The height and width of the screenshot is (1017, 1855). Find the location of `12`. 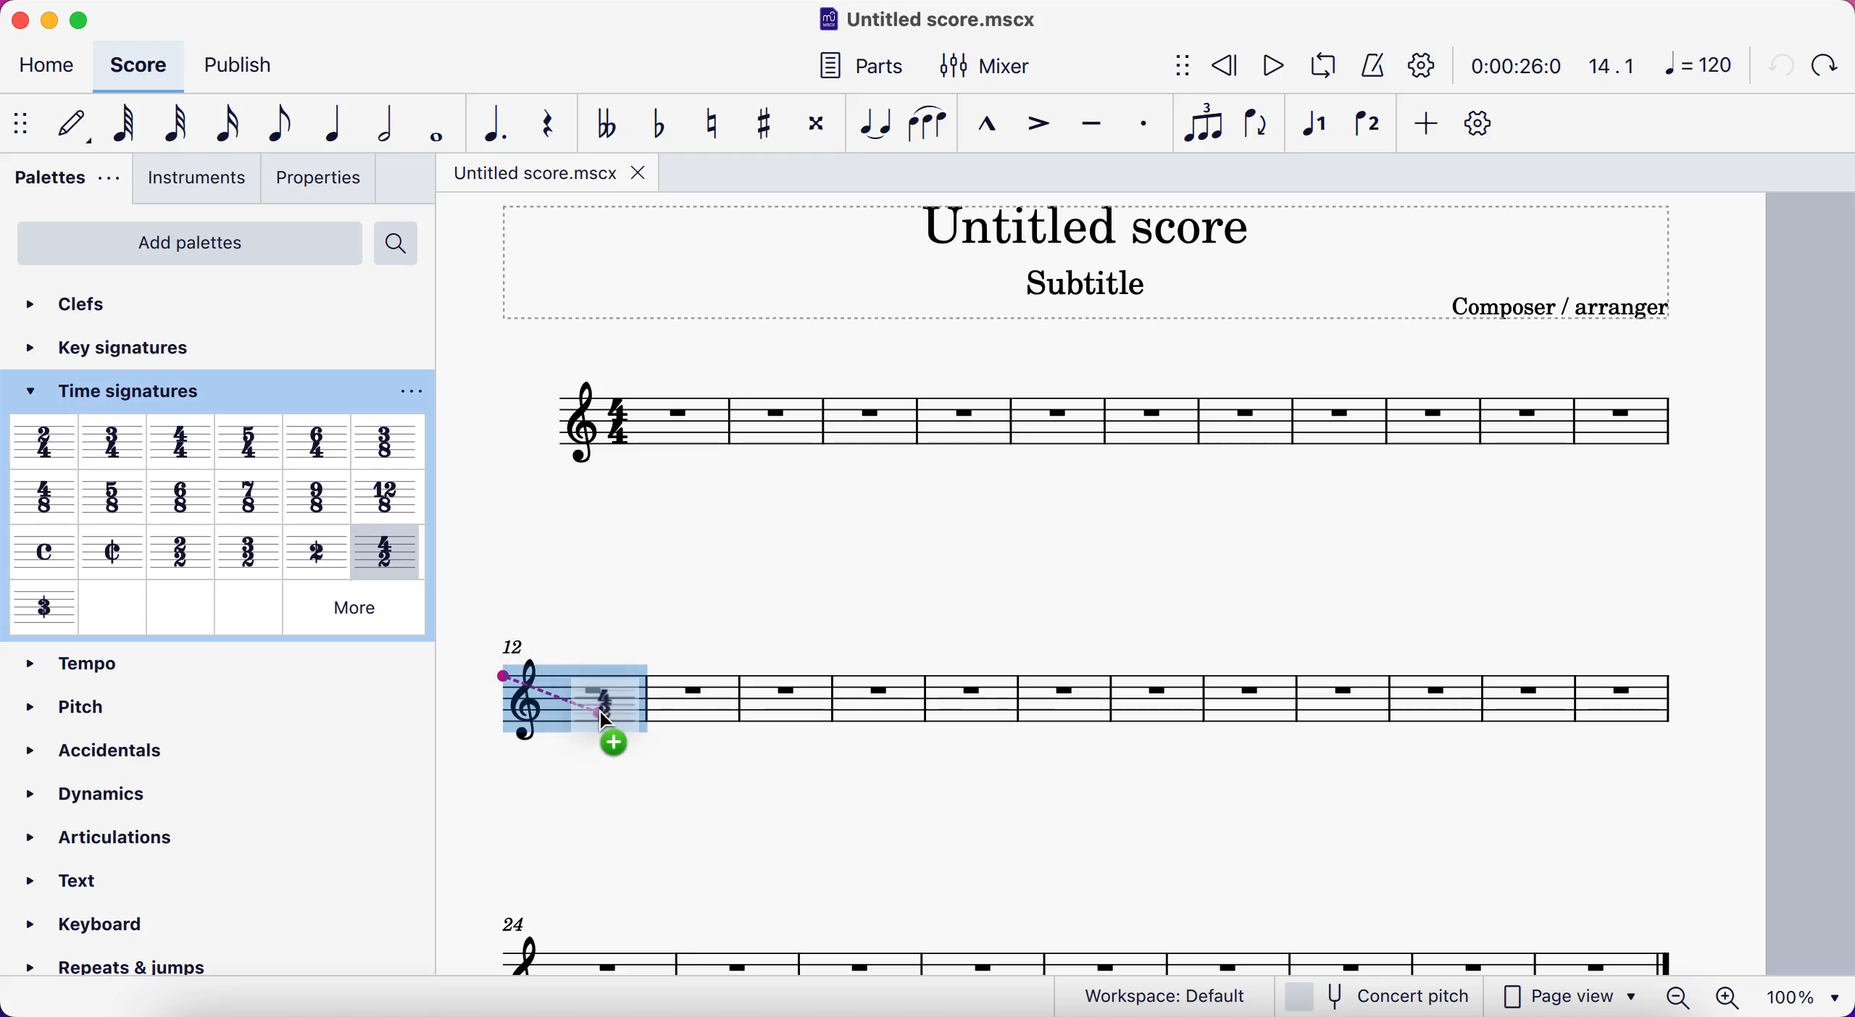

12 is located at coordinates (515, 645).